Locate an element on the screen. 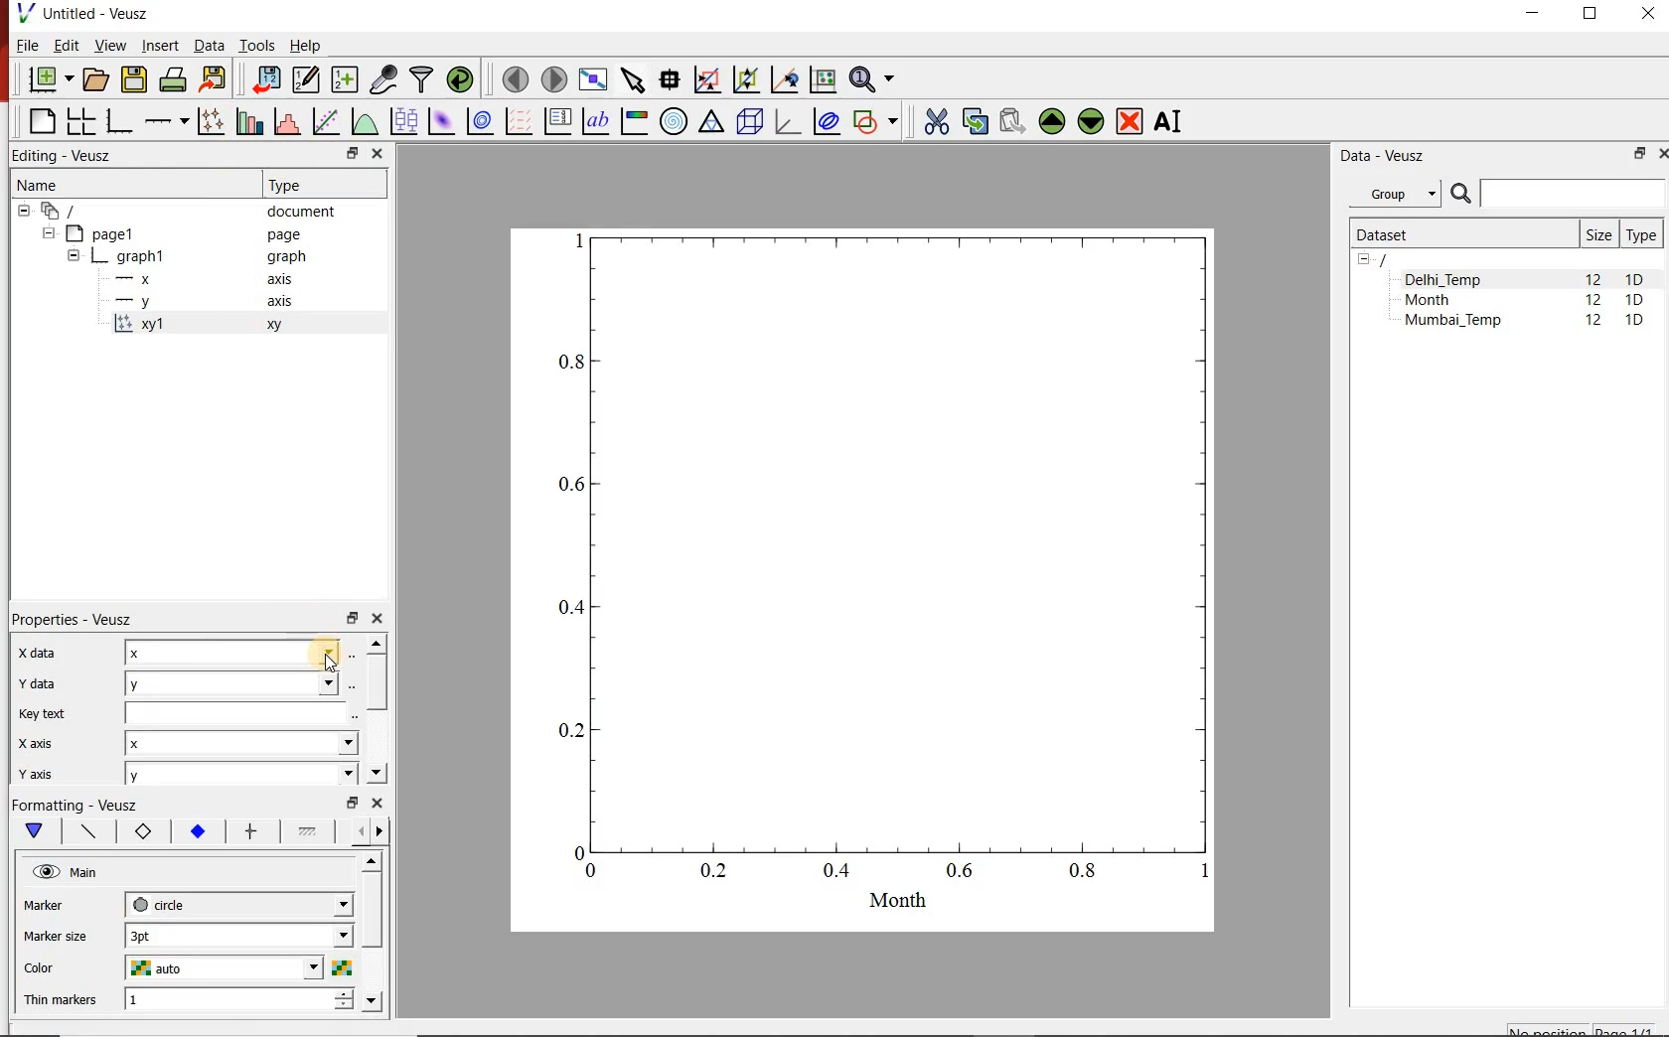 The height and width of the screenshot is (1037, 1669). close is located at coordinates (376, 619).